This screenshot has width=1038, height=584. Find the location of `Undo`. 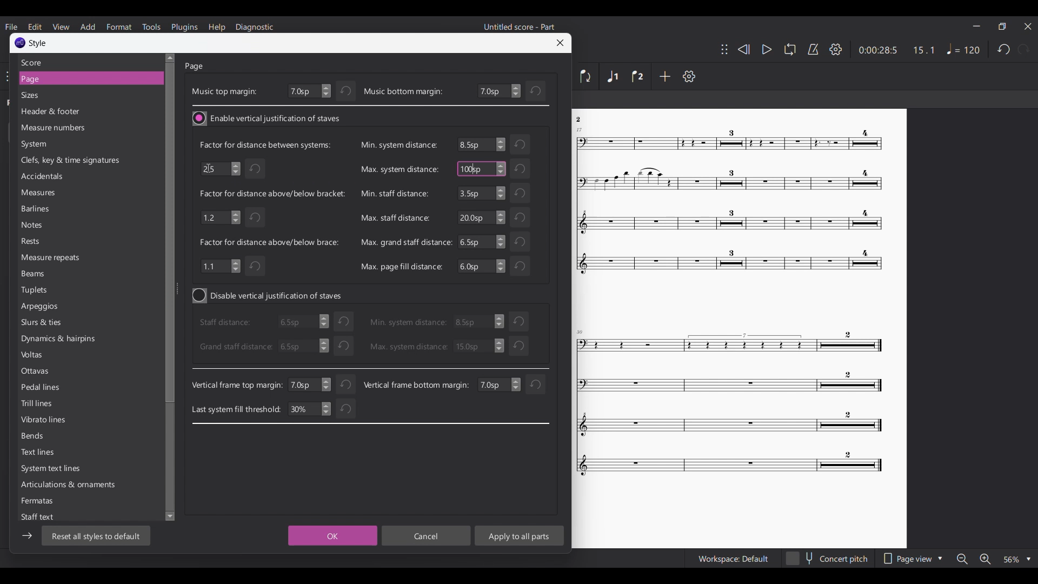

Undo is located at coordinates (521, 145).